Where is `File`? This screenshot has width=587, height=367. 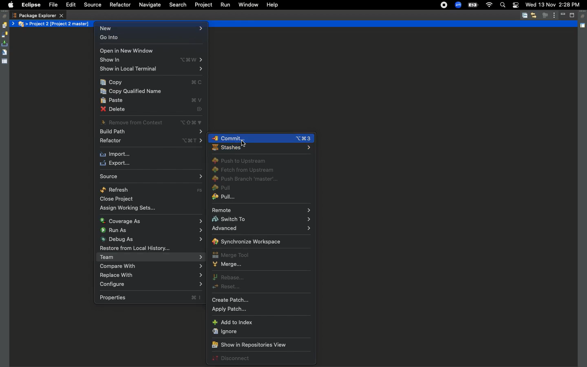 File is located at coordinates (53, 5).